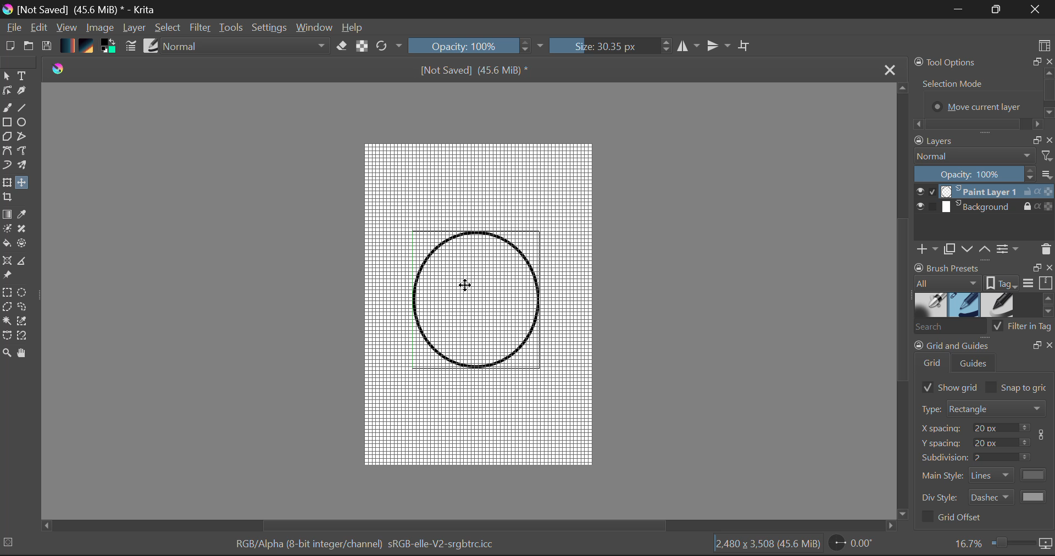 Image resolution: width=1055 pixels, height=556 pixels. I want to click on Lock Alpha, so click(362, 47).